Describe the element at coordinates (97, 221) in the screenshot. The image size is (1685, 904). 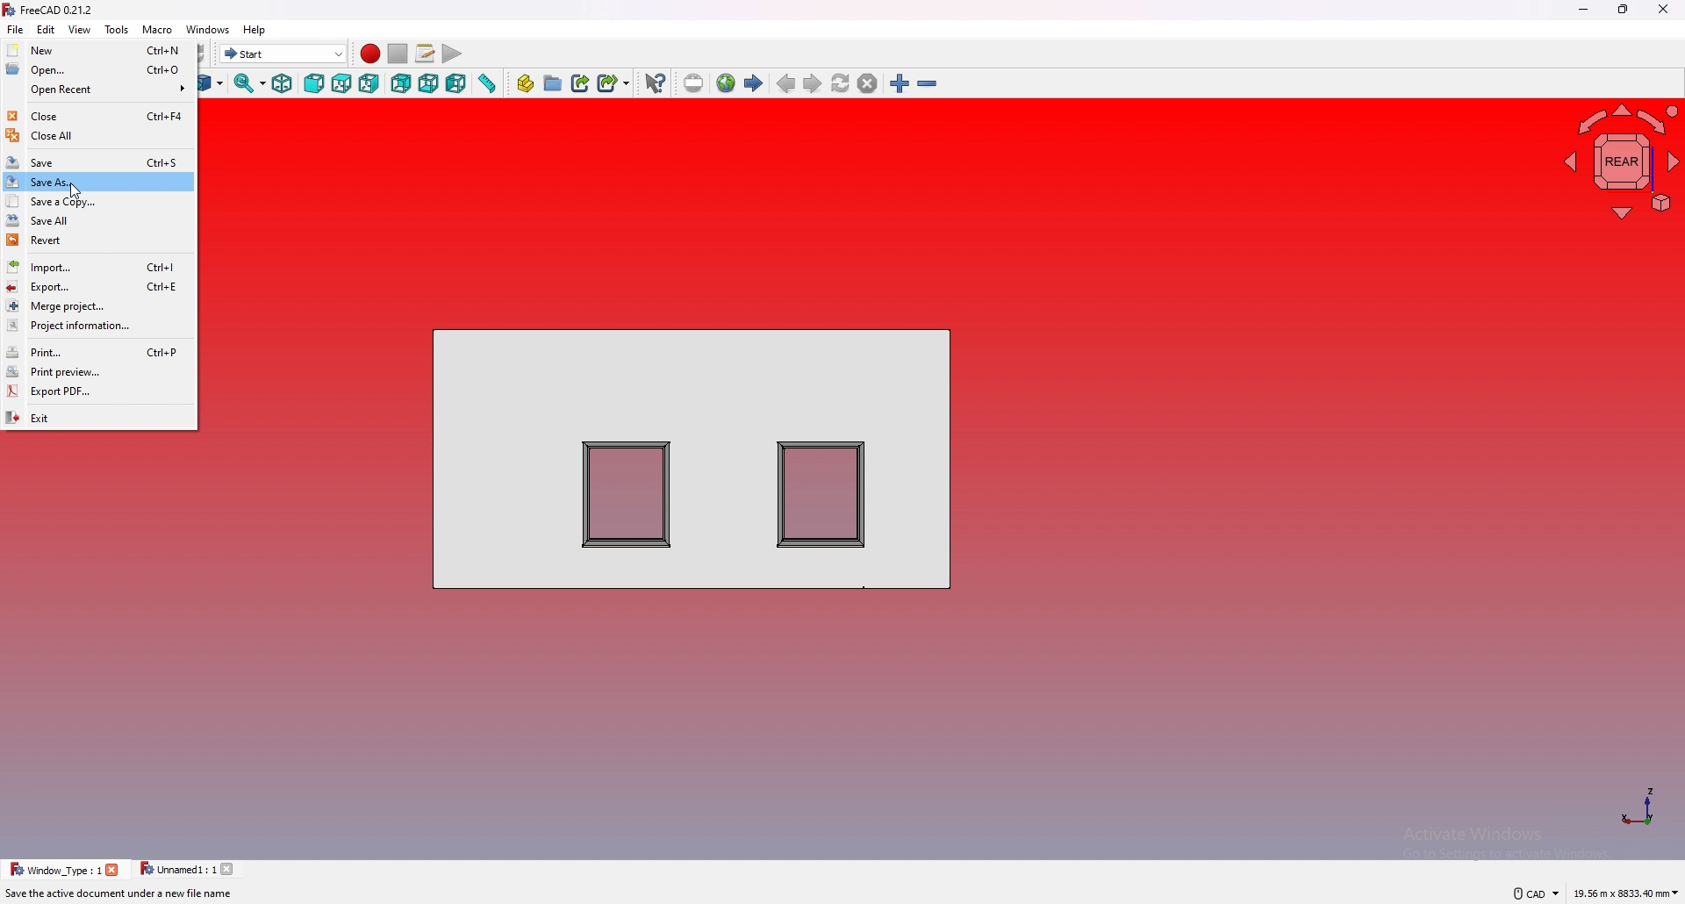
I see `save all` at that location.